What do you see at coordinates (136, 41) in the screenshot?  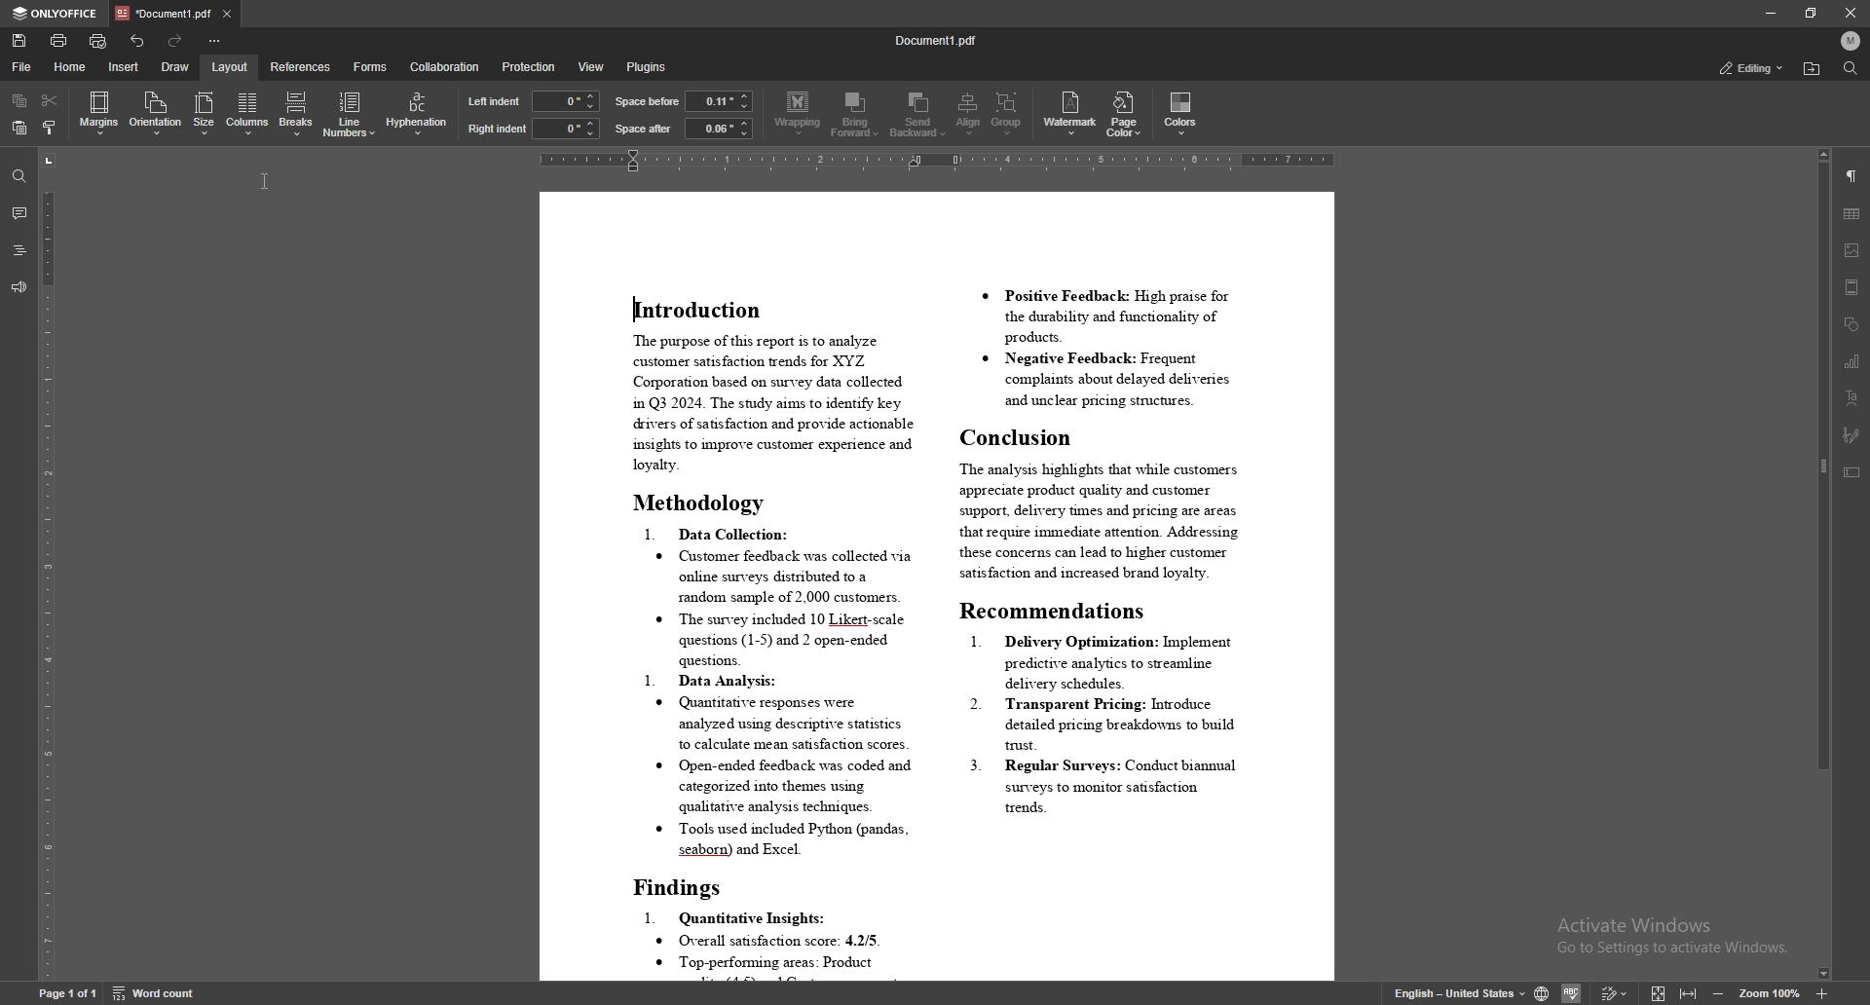 I see `undo` at bounding box center [136, 41].